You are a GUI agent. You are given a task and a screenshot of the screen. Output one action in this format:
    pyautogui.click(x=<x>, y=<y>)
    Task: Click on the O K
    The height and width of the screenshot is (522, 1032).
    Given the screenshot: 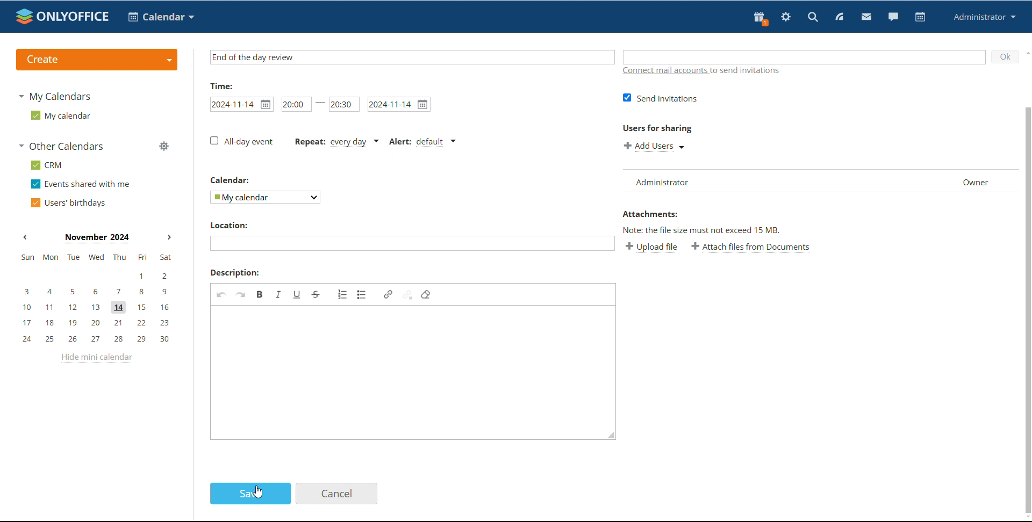 What is the action you would take?
    pyautogui.click(x=1006, y=57)
    